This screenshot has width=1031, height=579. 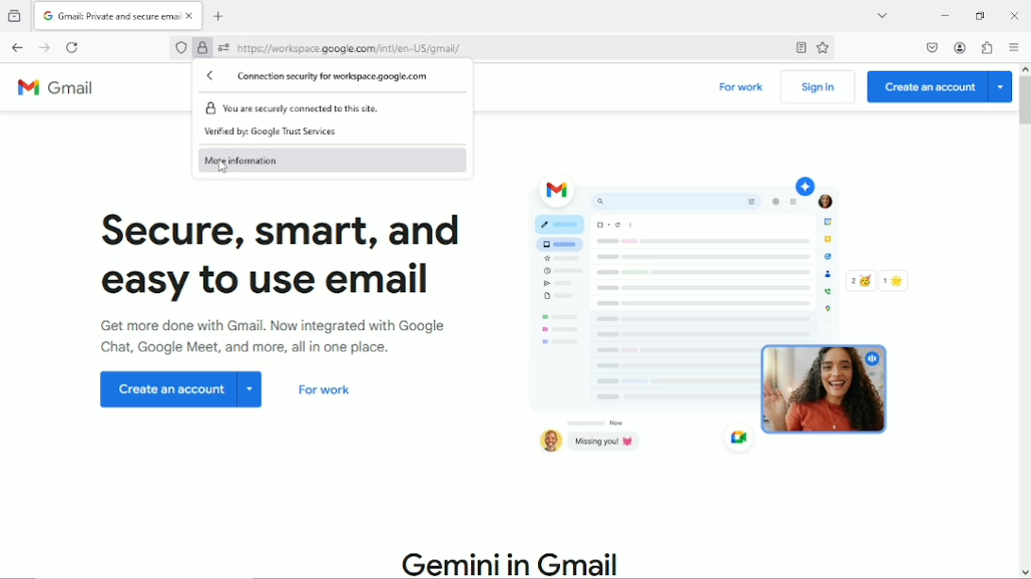 What do you see at coordinates (284, 254) in the screenshot?
I see `Secure, smart and easy to use email` at bounding box center [284, 254].